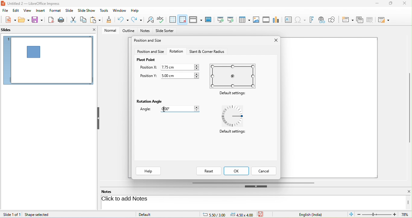  What do you see at coordinates (181, 75) in the screenshot?
I see `5.00 cm` at bounding box center [181, 75].